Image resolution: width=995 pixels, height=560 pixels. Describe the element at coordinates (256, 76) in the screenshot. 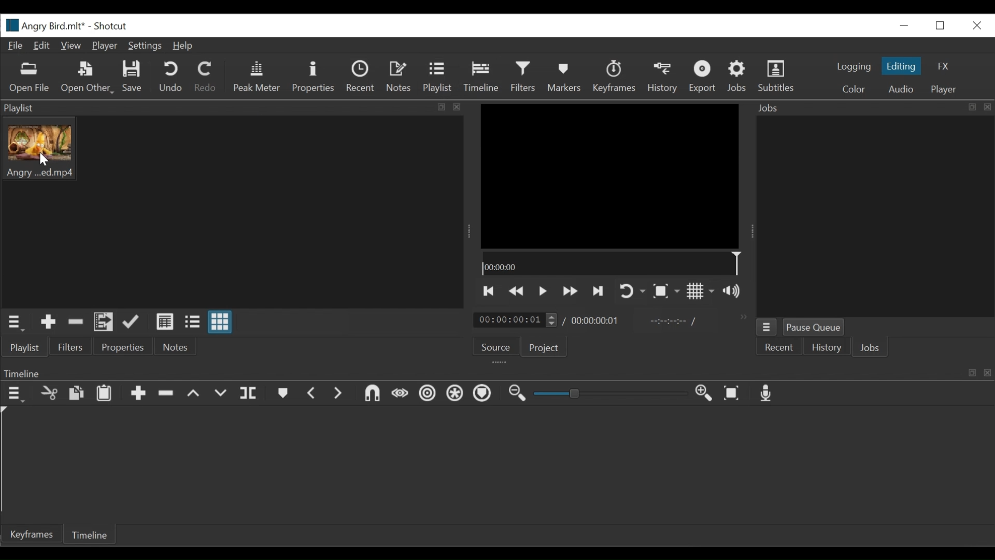

I see `Peak Meter` at that location.